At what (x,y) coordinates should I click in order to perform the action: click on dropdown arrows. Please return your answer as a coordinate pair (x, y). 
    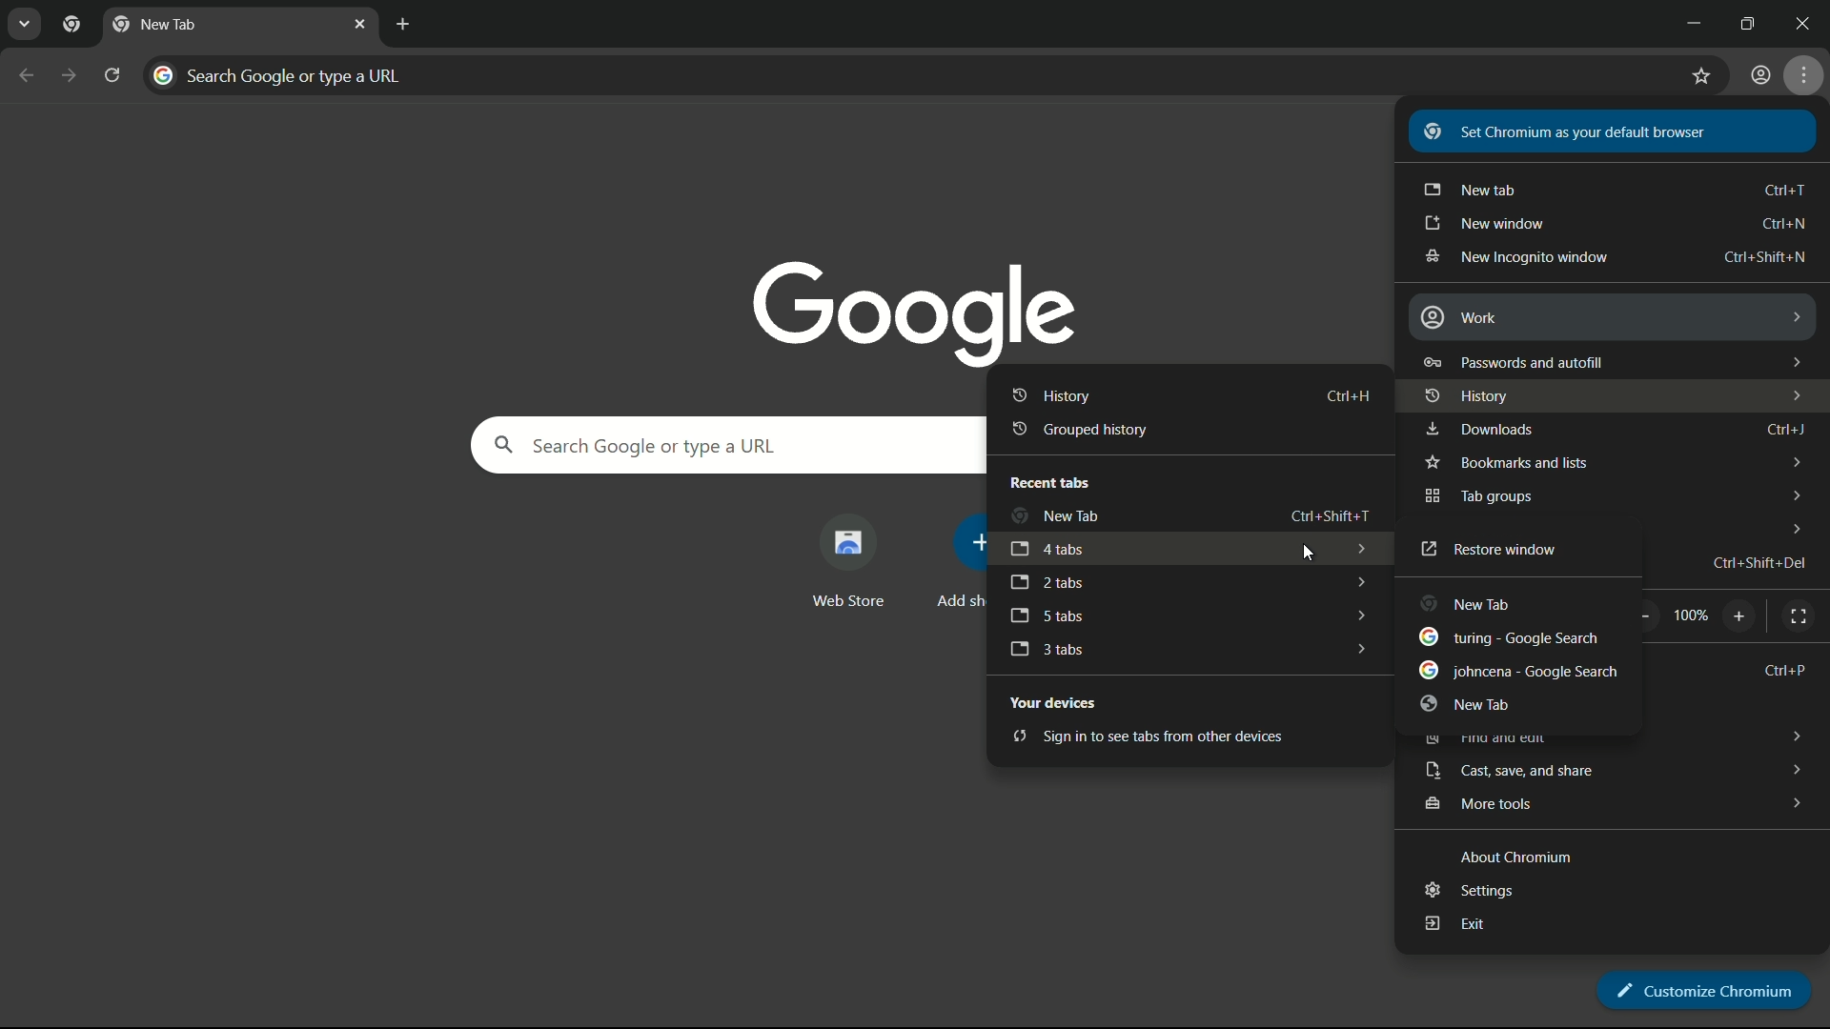
    Looking at the image, I should click on (1792, 494).